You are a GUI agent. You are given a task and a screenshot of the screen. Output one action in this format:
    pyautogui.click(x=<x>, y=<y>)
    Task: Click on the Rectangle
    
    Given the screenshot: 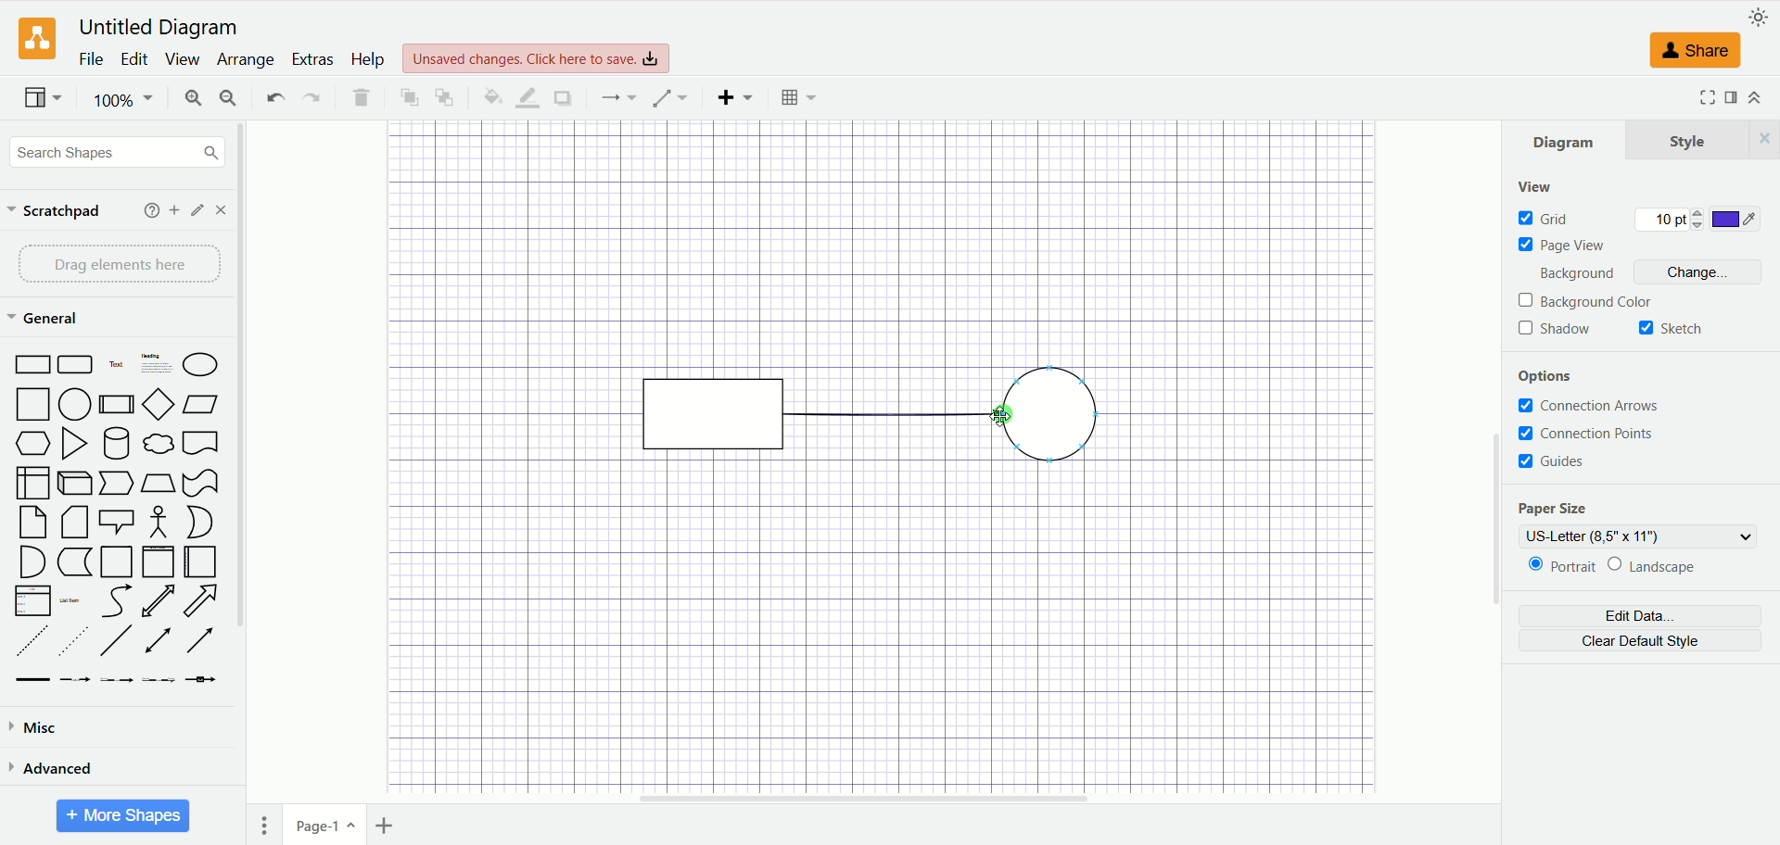 What is the action you would take?
    pyautogui.click(x=34, y=364)
    